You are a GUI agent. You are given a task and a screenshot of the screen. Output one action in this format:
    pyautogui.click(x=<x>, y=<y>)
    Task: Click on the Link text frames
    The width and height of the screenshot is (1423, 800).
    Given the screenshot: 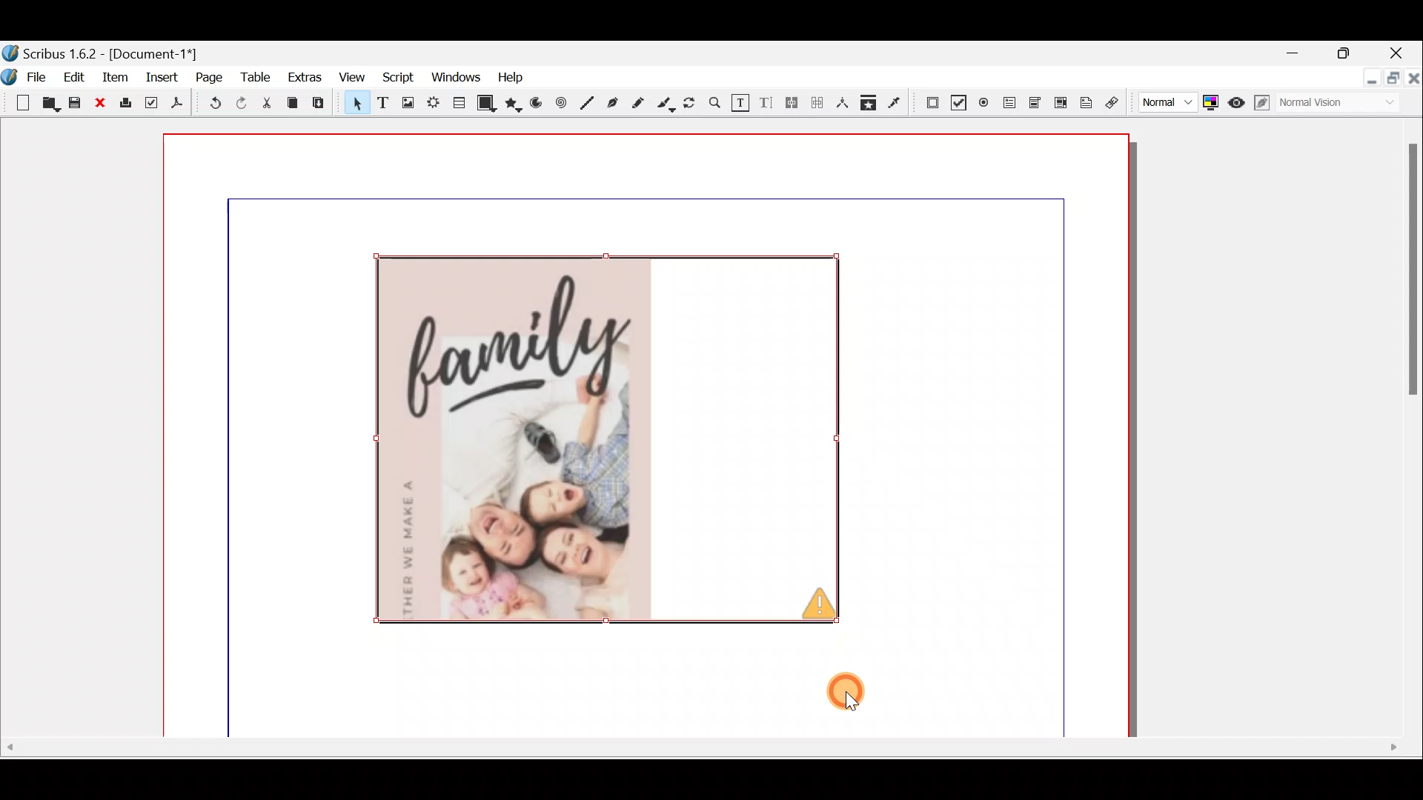 What is the action you would take?
    pyautogui.click(x=791, y=103)
    